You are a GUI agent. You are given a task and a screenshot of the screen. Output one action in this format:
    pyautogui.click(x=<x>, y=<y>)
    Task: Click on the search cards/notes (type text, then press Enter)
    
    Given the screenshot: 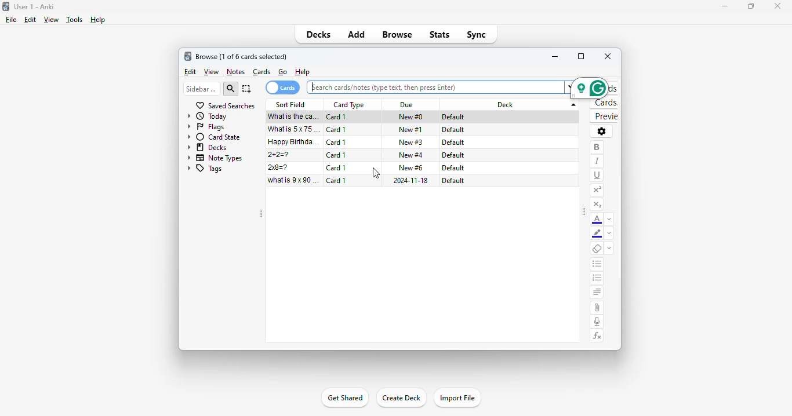 What is the action you would take?
    pyautogui.click(x=386, y=88)
    